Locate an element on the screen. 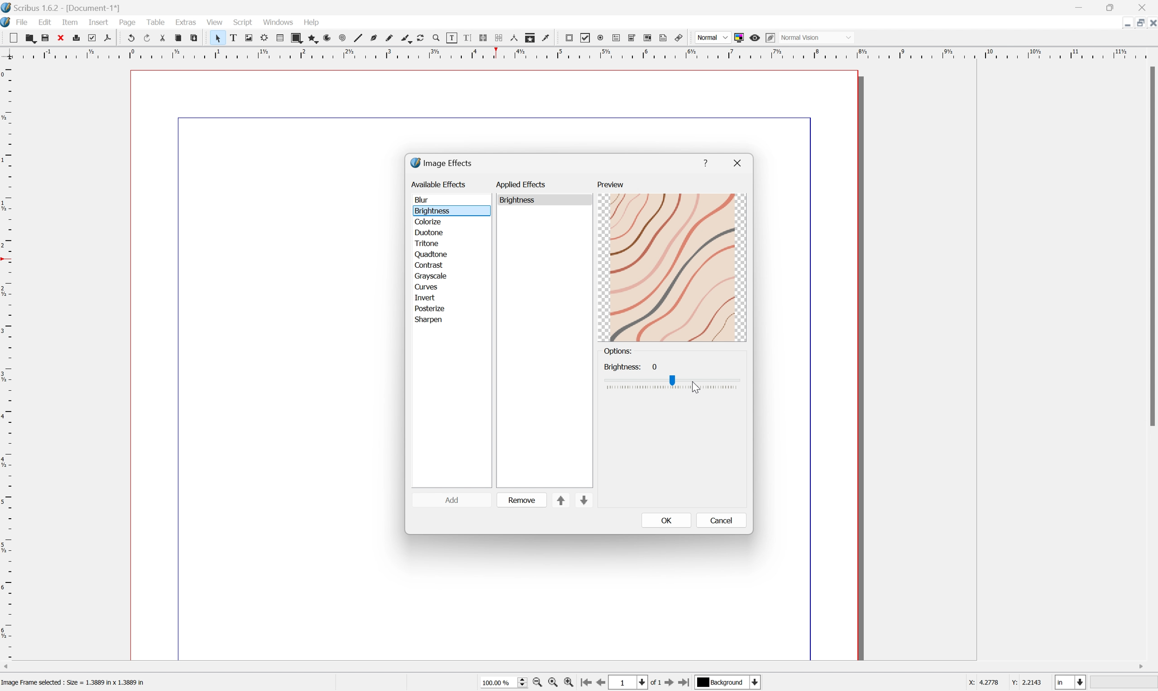 This screenshot has width=1158, height=691. Arc is located at coordinates (329, 38).